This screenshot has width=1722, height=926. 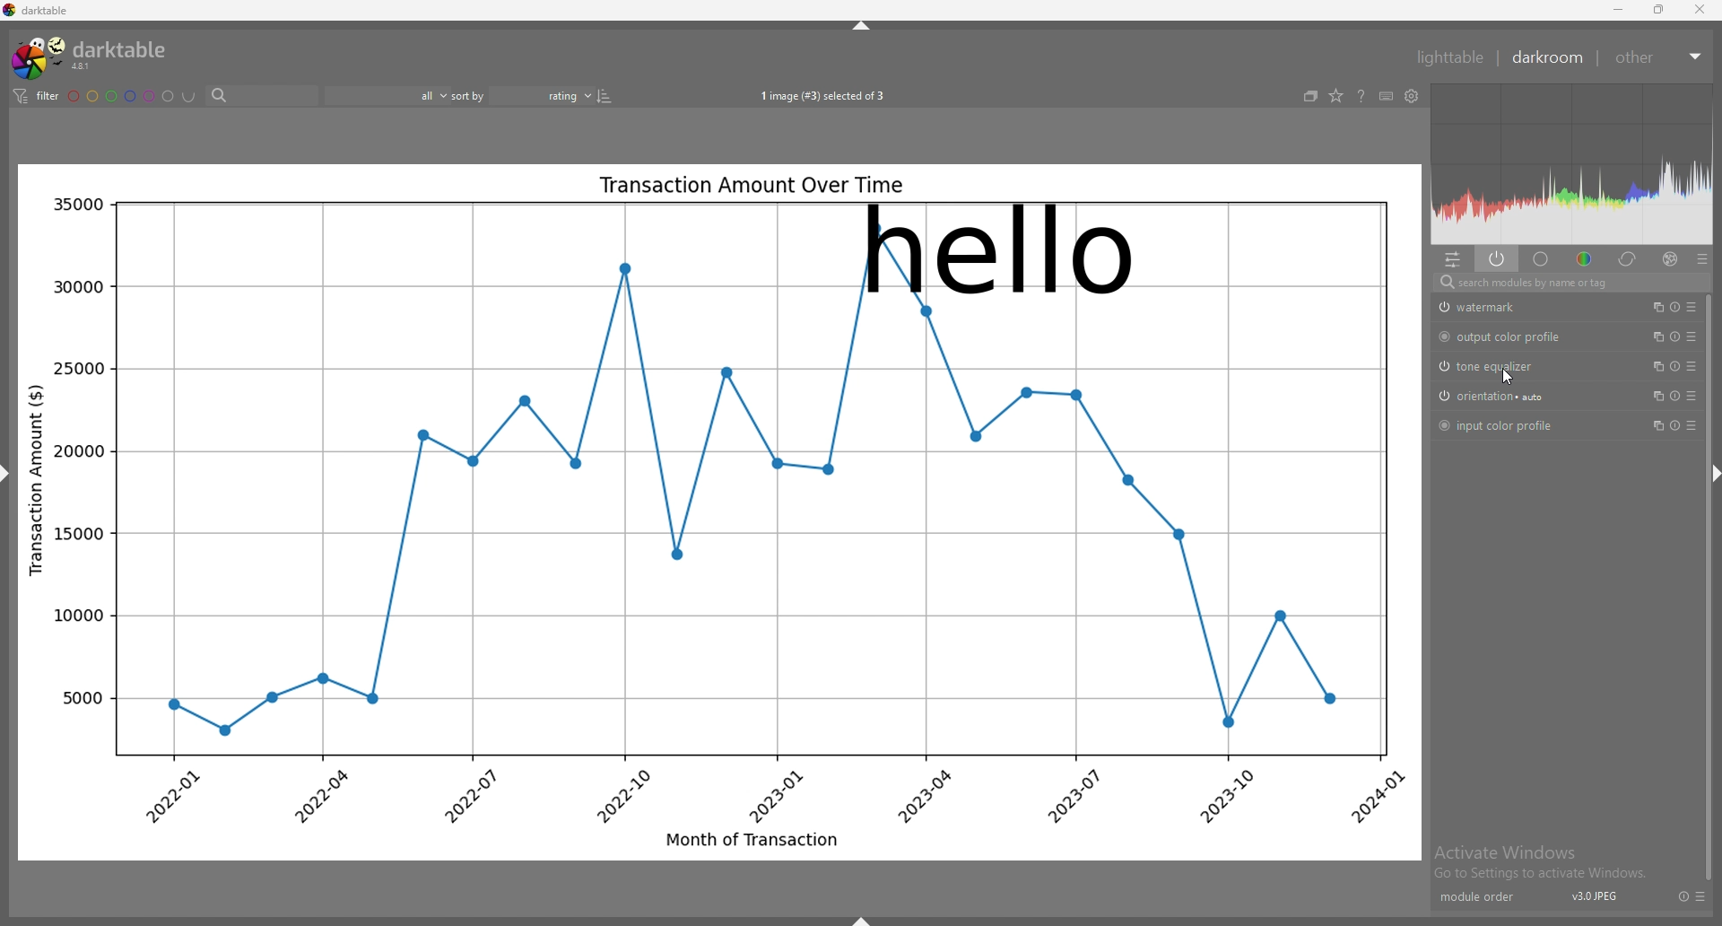 I want to click on 20000, so click(x=78, y=451).